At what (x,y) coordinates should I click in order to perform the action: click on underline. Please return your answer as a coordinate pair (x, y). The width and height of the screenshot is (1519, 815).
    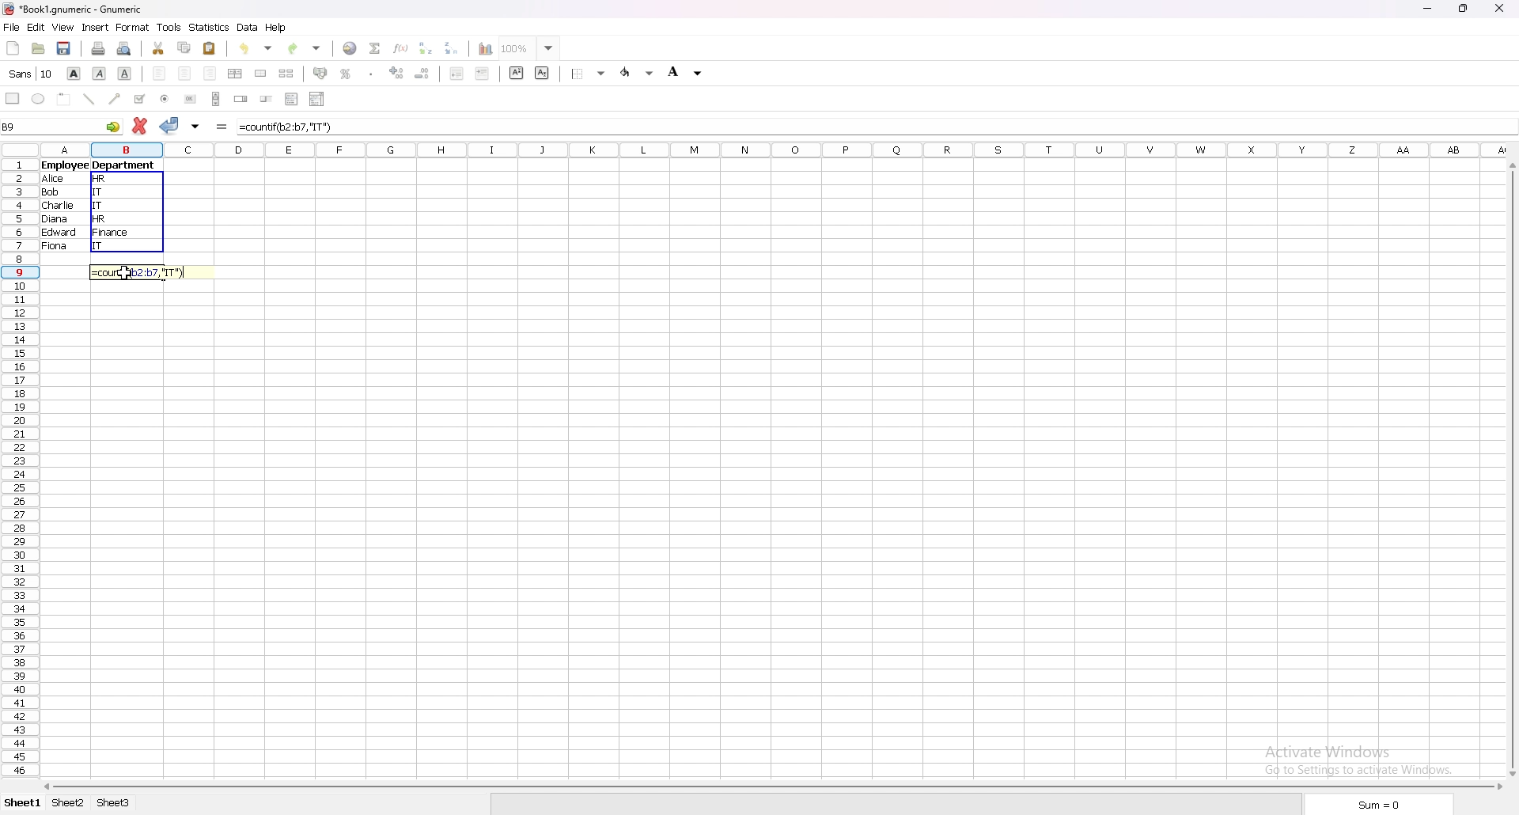
    Looking at the image, I should click on (125, 73).